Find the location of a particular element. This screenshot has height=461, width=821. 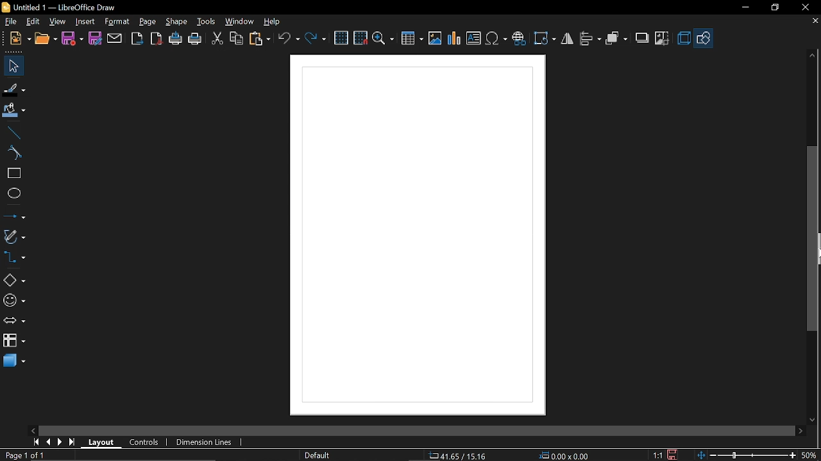

Move left is located at coordinates (33, 430).